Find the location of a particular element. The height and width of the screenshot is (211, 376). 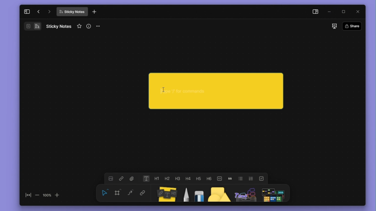

Share  is located at coordinates (352, 26).